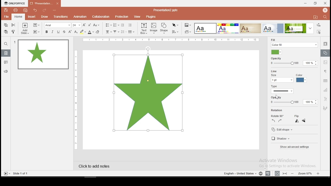 The height and width of the screenshot is (186, 331). I want to click on flip vertical, so click(304, 121).